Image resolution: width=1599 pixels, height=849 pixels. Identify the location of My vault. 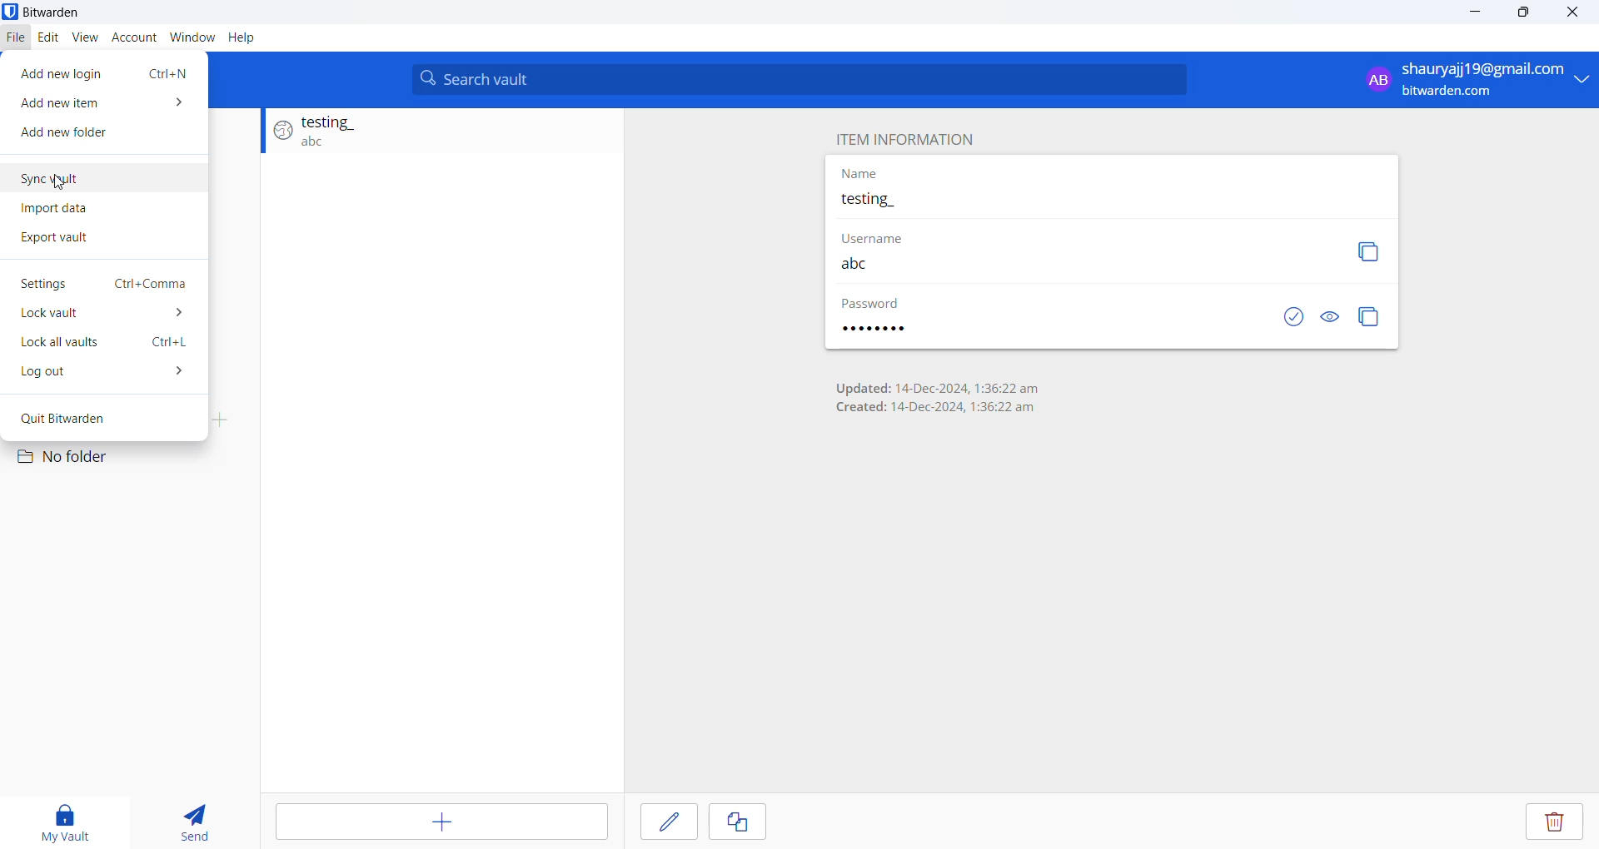
(72, 818).